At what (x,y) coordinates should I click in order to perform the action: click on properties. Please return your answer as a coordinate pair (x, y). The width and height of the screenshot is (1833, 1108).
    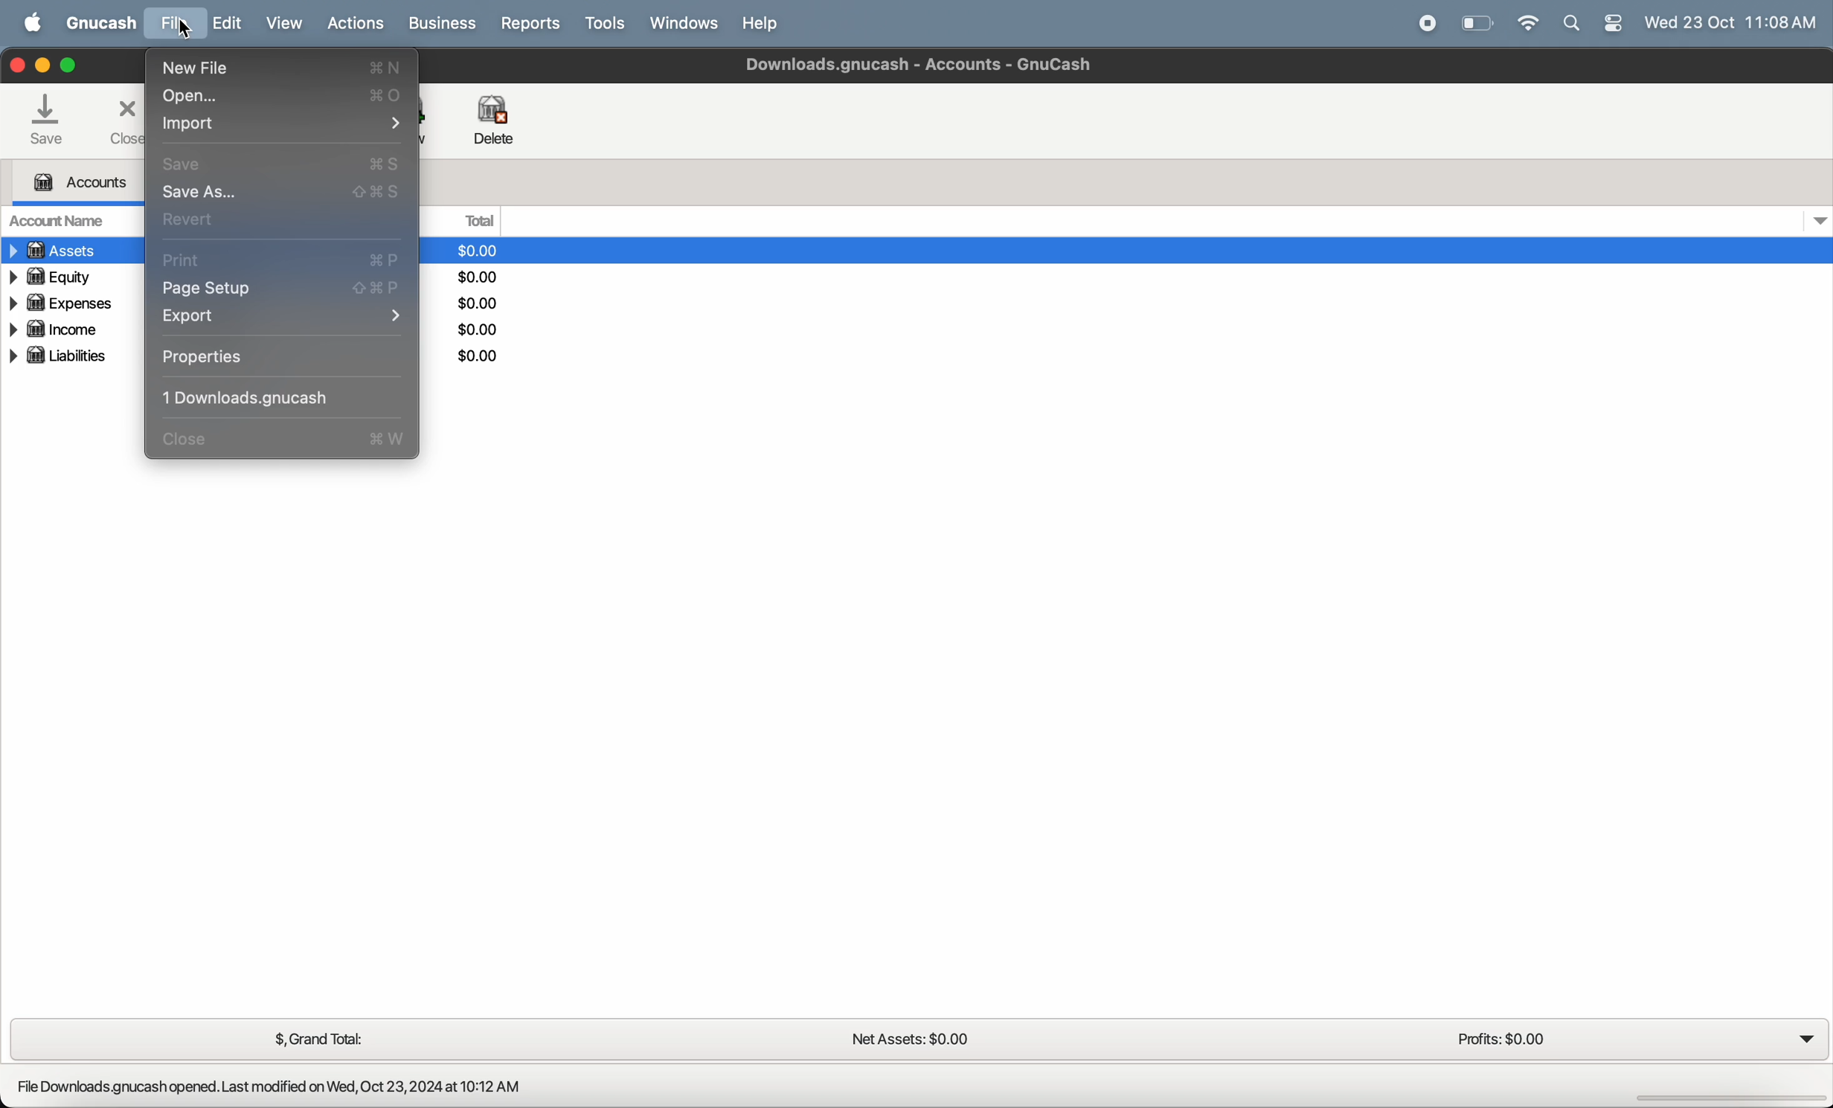
    Looking at the image, I should click on (284, 357).